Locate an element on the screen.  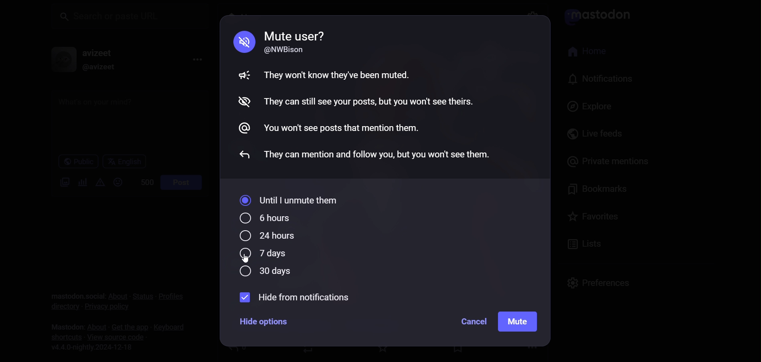
7 days is located at coordinates (263, 254).